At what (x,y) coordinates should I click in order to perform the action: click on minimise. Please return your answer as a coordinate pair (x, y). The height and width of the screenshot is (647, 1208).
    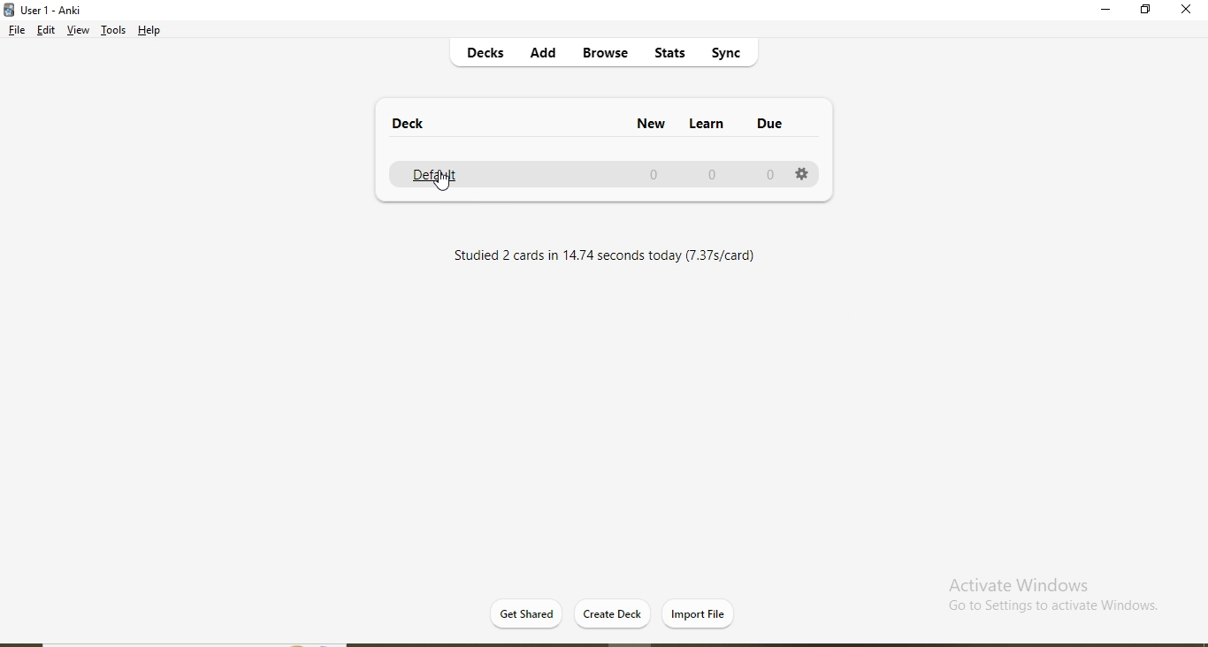
    Looking at the image, I should click on (1107, 12).